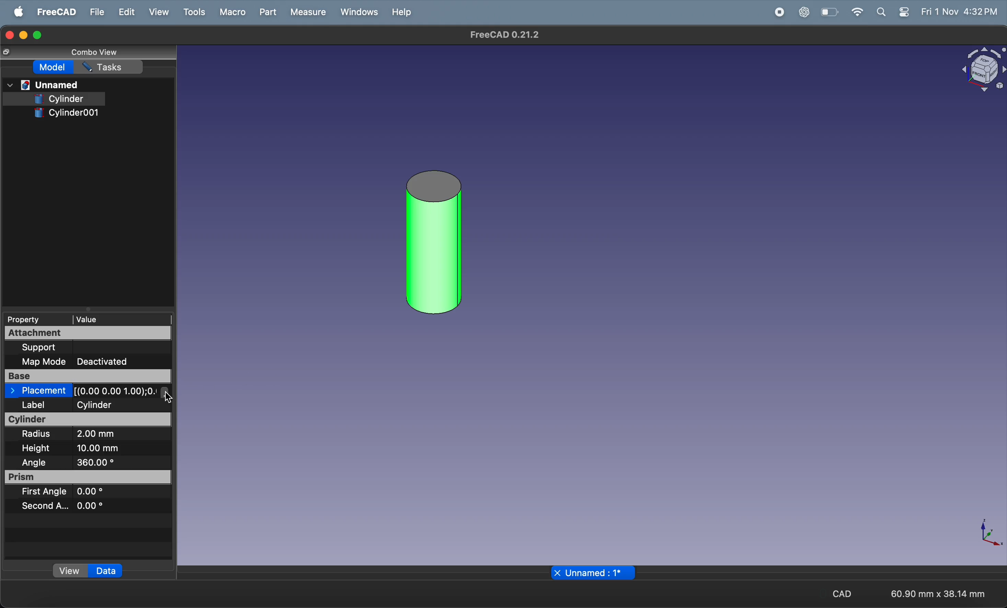 This screenshot has height=608, width=1007. Describe the element at coordinates (40, 405) in the screenshot. I see `label` at that location.